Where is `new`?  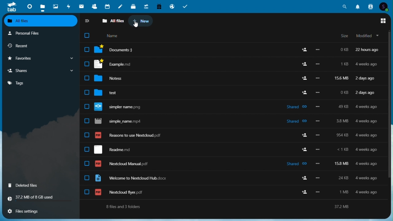 new is located at coordinates (141, 21).